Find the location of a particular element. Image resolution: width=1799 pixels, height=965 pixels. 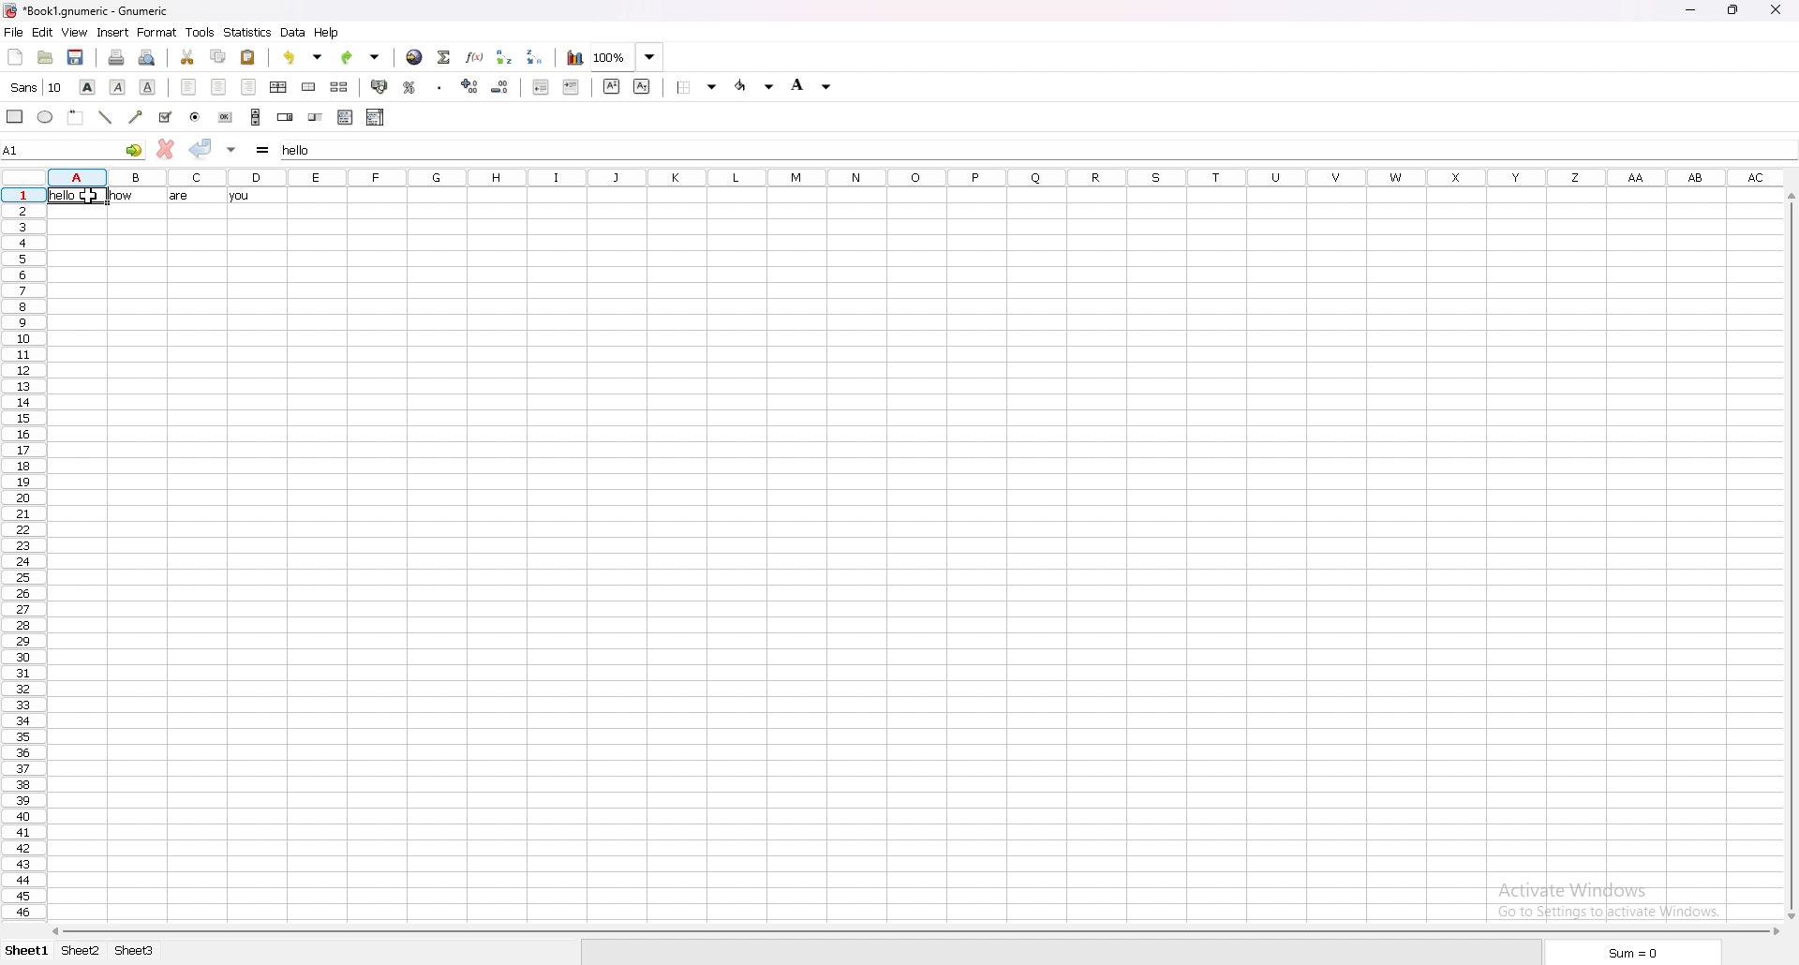

font is located at coordinates (35, 87).